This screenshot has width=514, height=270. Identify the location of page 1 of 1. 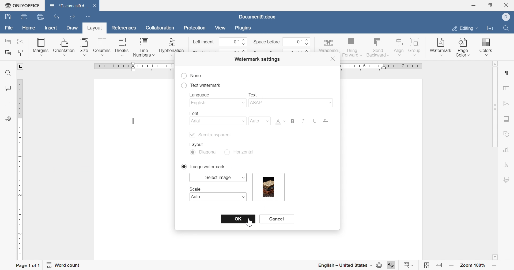
(28, 266).